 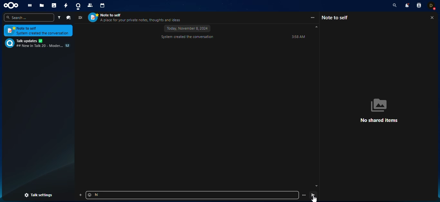 I want to click on nextcloud, so click(x=13, y=5).